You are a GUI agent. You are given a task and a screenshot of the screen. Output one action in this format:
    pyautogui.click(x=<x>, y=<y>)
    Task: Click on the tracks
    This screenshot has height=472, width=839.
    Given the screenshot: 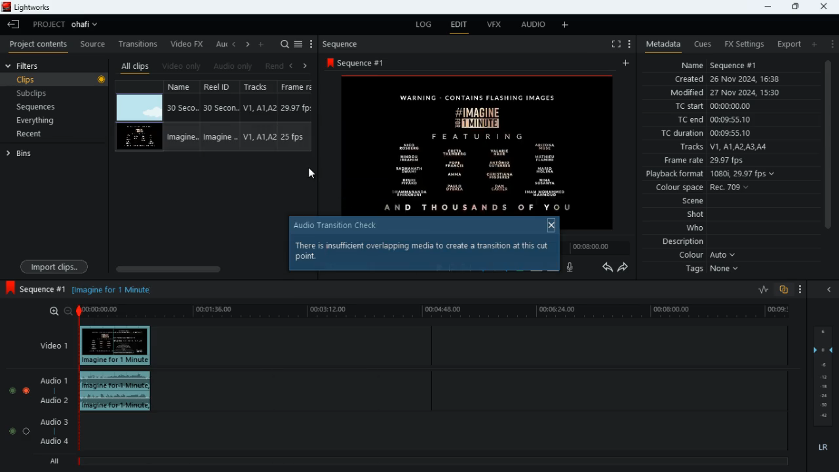 What is the action you would take?
    pyautogui.click(x=722, y=147)
    